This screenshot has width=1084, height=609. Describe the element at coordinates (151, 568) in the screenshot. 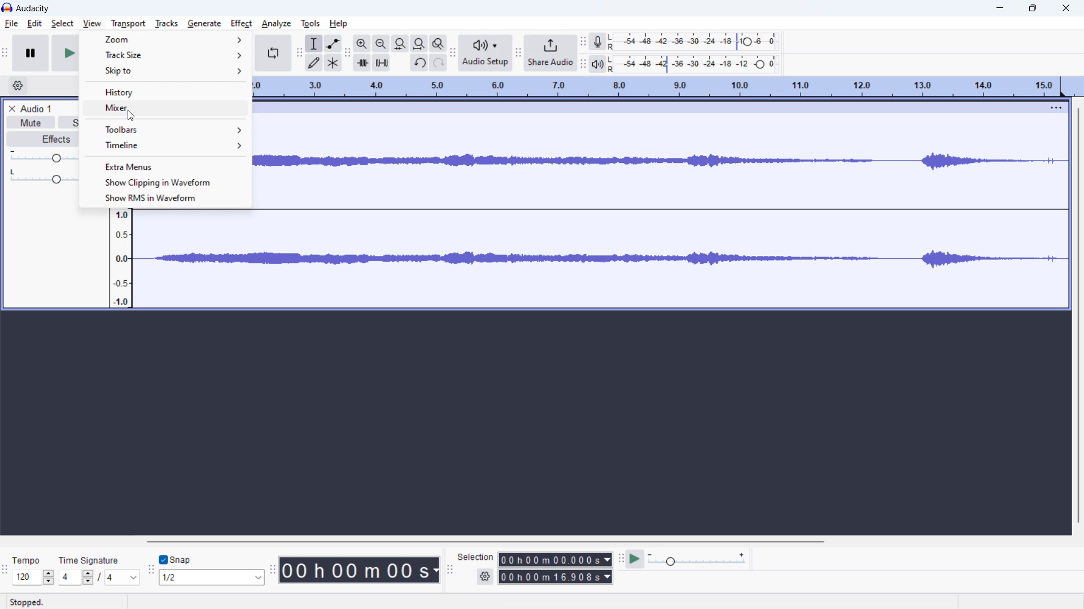

I see `snapping toolbar` at that location.